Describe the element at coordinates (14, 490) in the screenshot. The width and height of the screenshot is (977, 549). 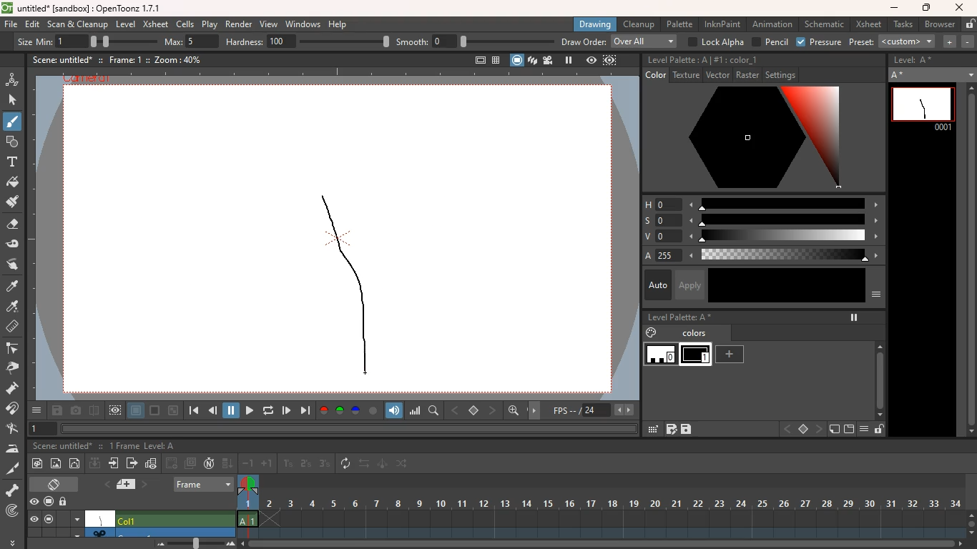
I see `skeleton` at that location.